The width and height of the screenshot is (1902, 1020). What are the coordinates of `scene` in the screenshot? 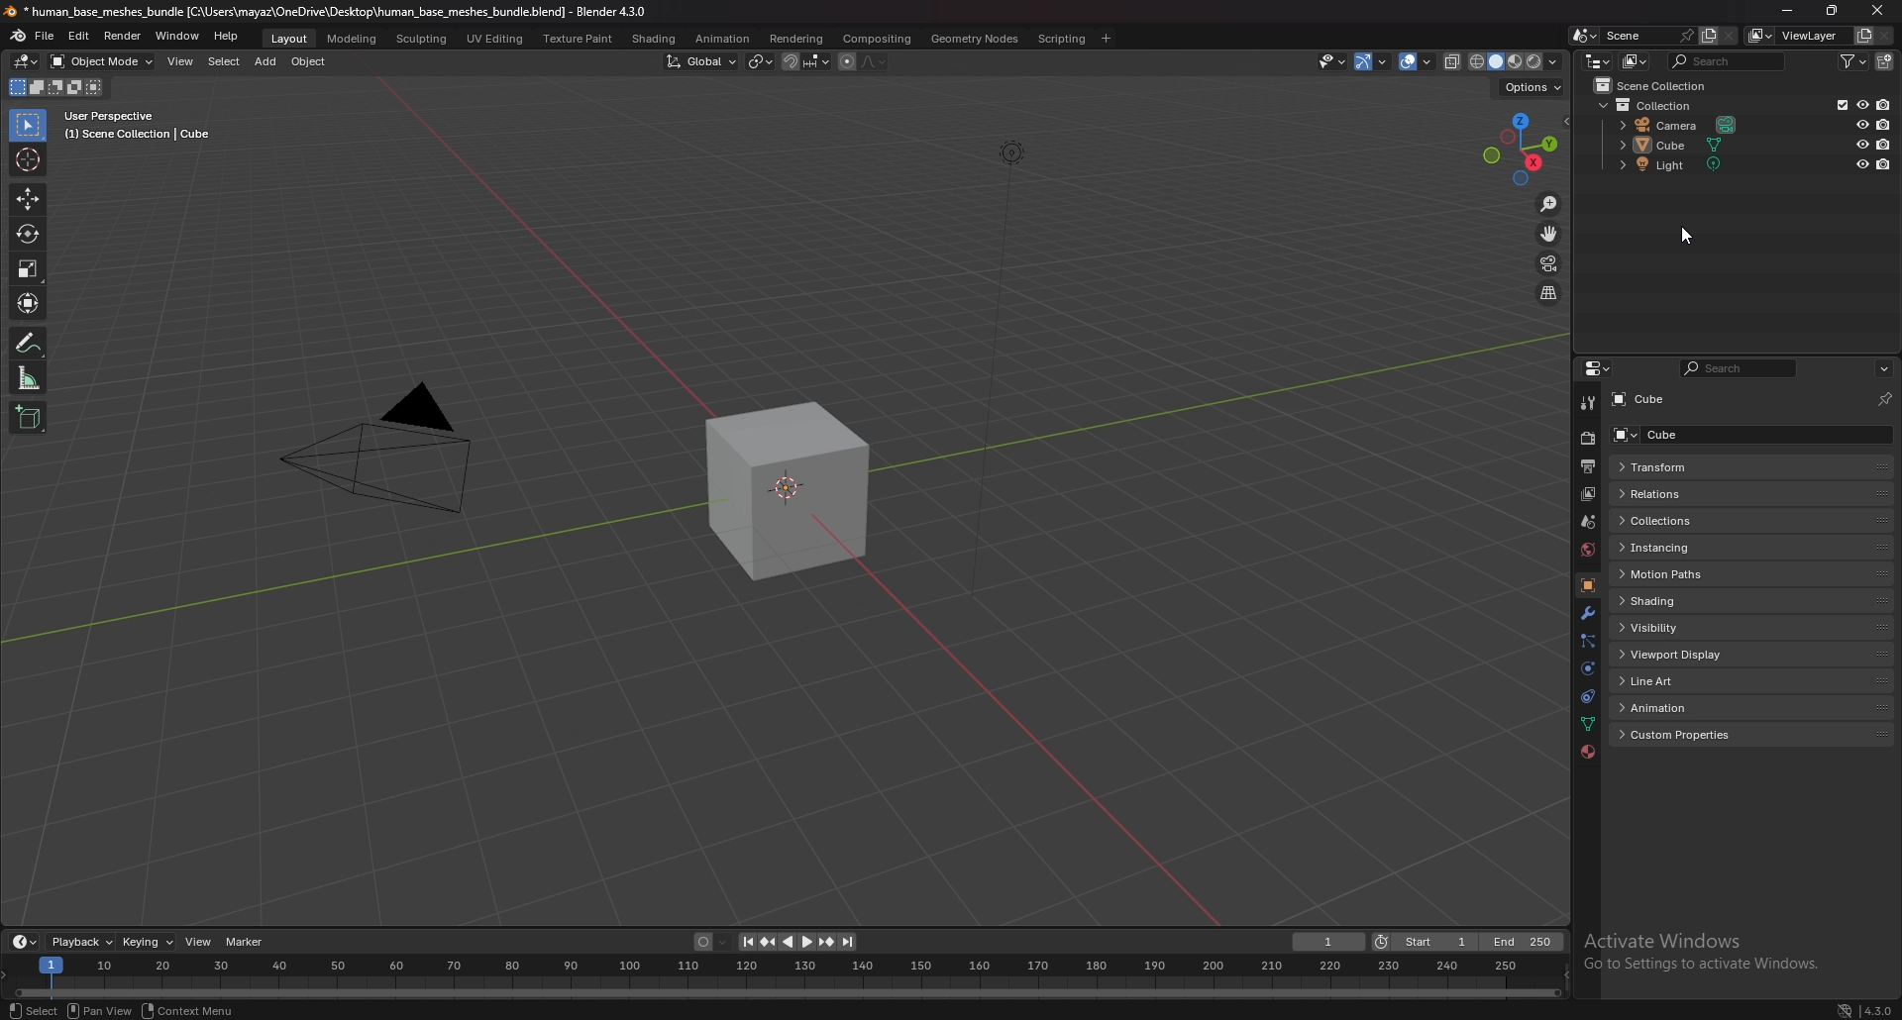 It's located at (1589, 521).